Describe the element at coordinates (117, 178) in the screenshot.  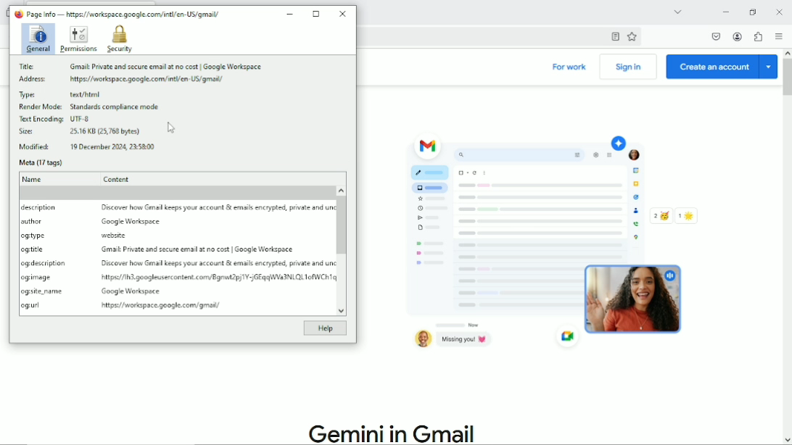
I see `Content` at that location.